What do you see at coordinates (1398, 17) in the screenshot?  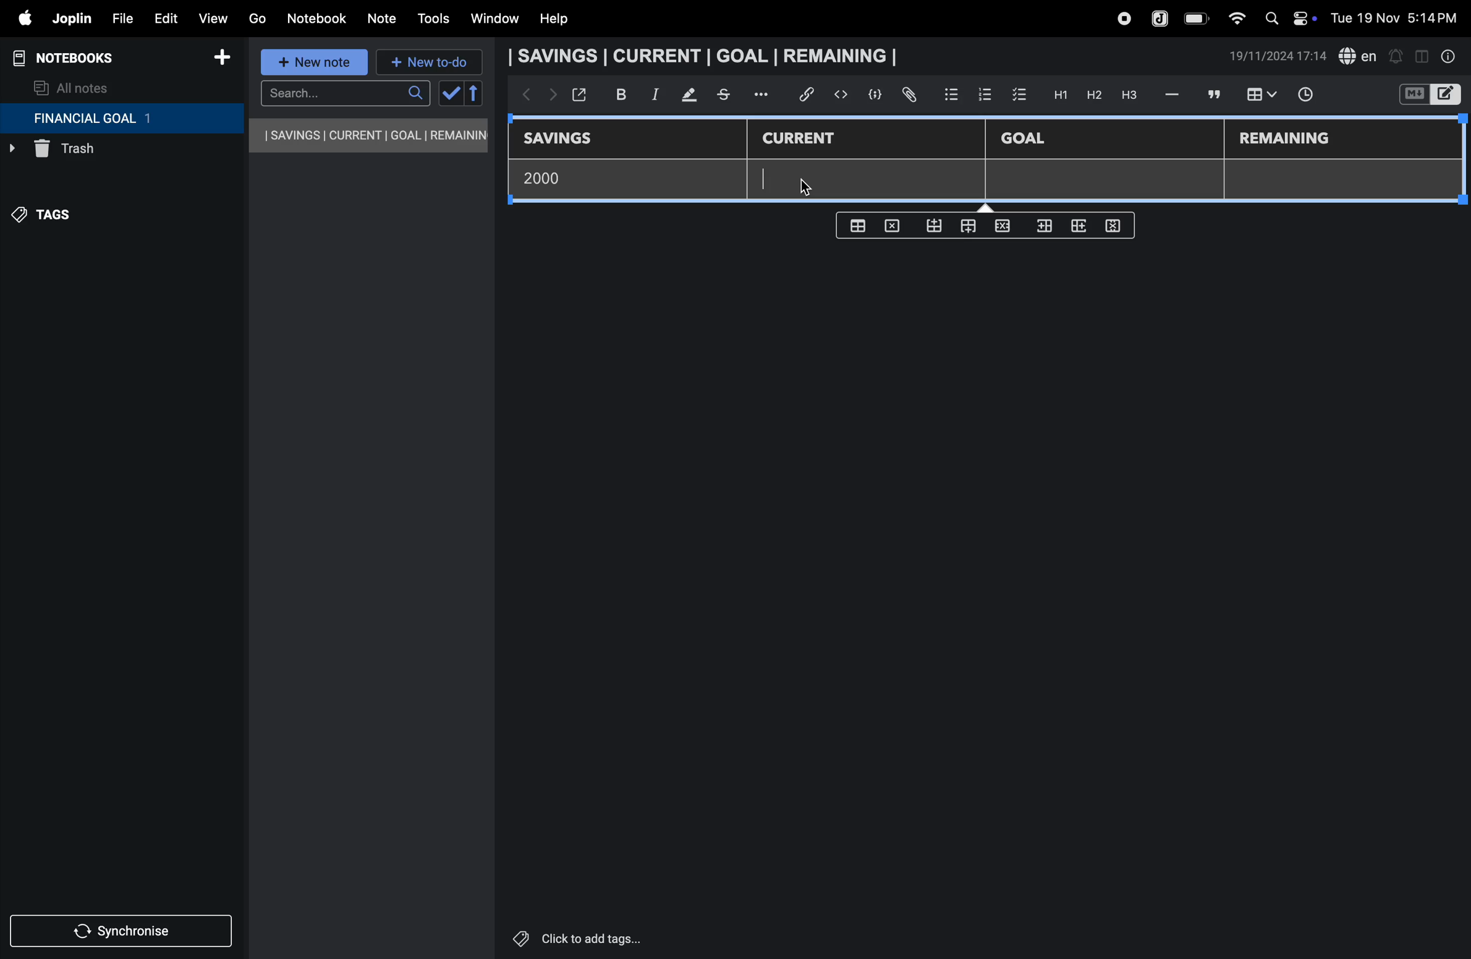 I see `date and time` at bounding box center [1398, 17].